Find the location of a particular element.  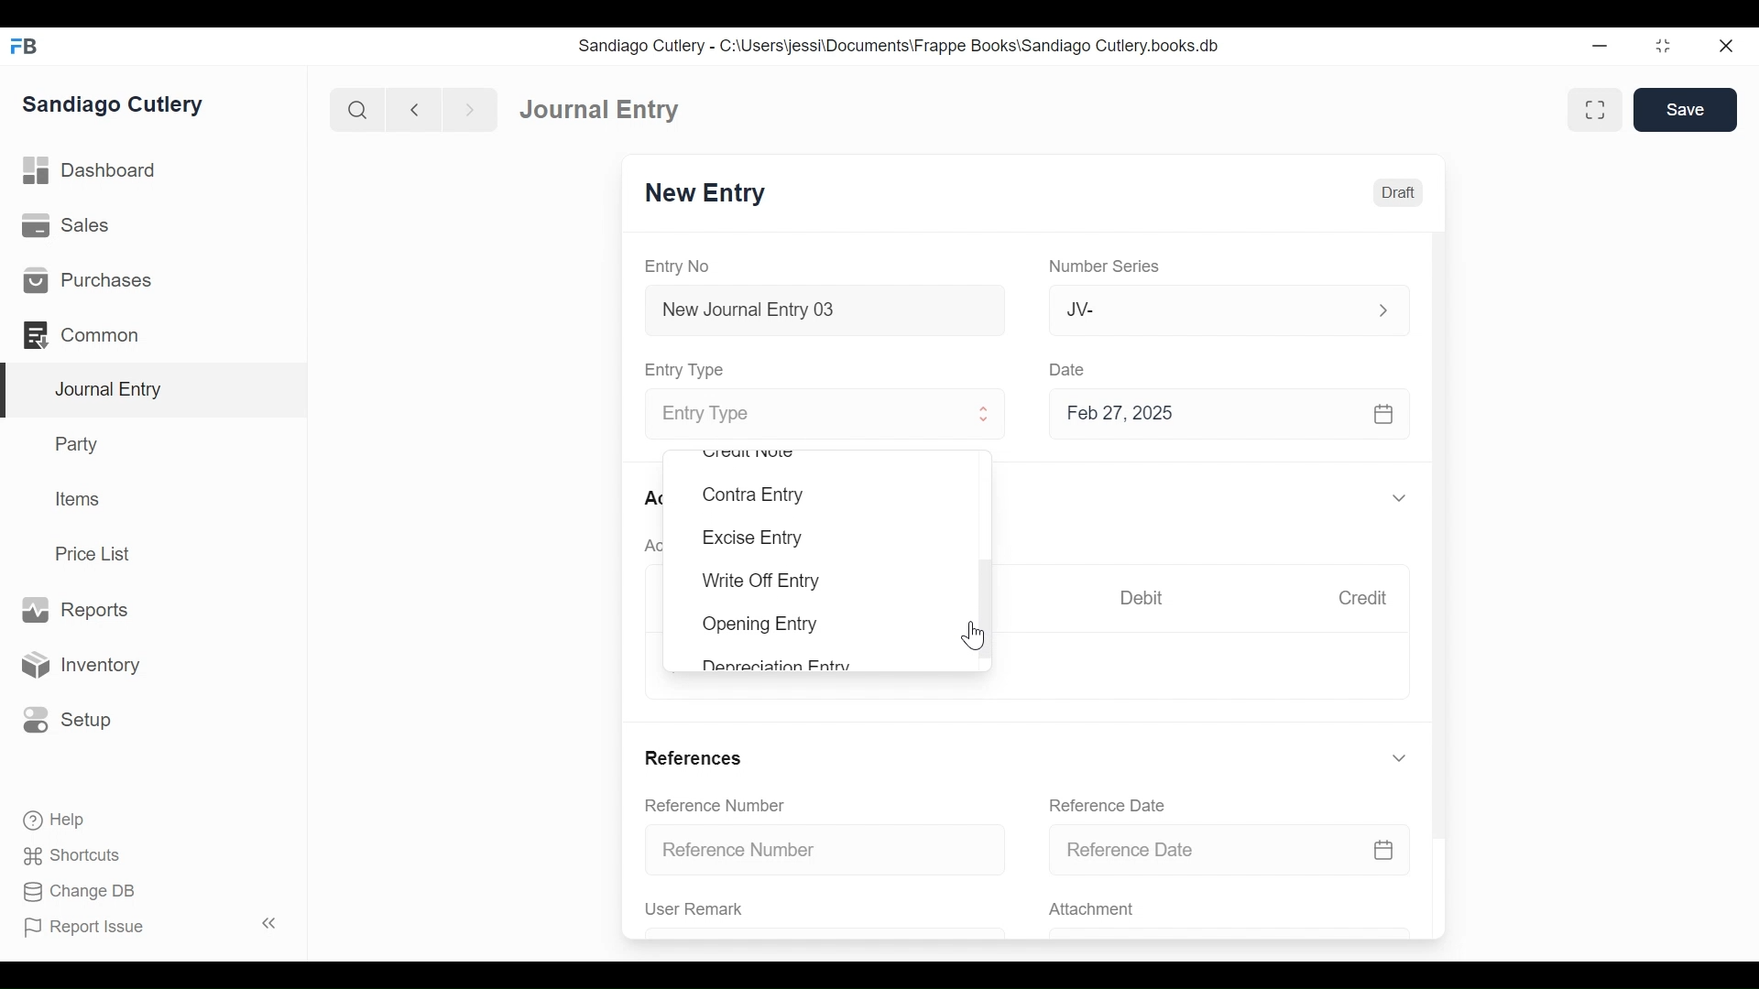

Entry No is located at coordinates (676, 266).